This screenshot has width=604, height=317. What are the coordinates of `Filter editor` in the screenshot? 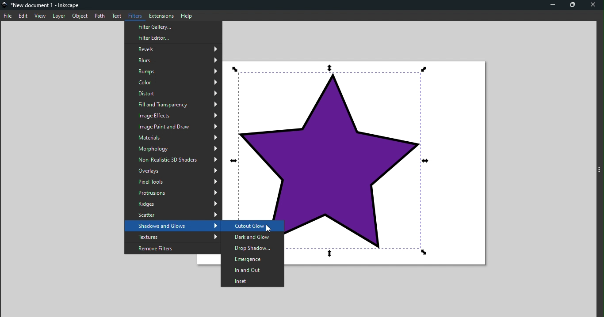 It's located at (172, 38).